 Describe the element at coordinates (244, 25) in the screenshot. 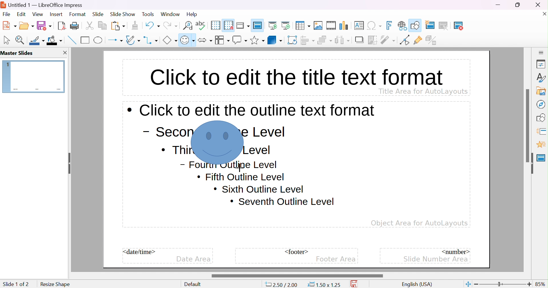

I see `display views` at that location.